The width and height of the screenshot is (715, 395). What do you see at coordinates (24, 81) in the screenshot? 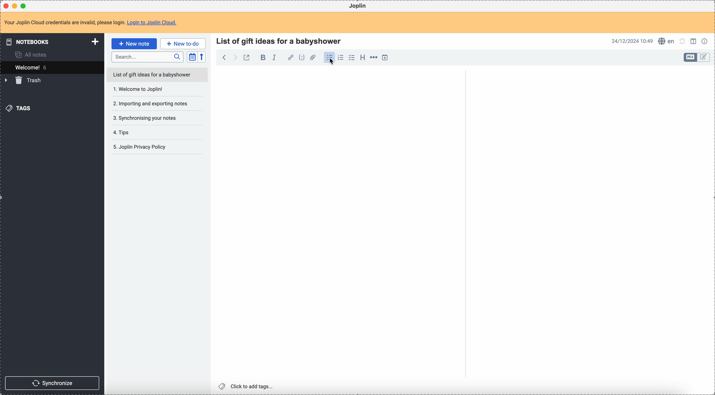
I see `trash` at bounding box center [24, 81].